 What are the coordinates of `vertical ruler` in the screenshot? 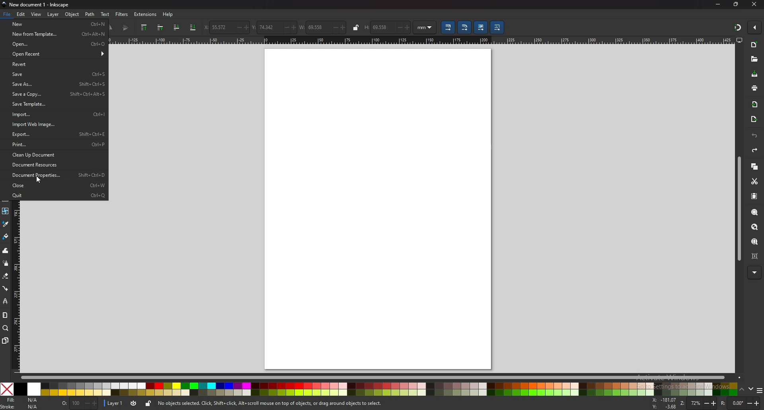 It's located at (16, 286).